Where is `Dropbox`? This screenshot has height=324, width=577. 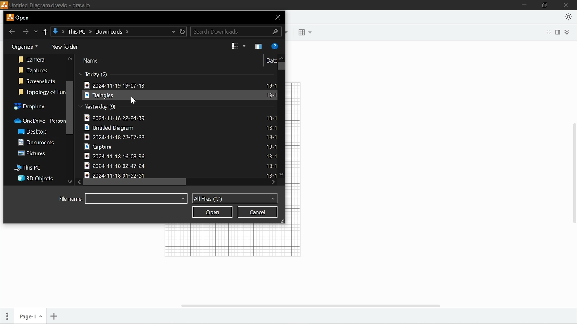
Dropbox is located at coordinates (35, 106).